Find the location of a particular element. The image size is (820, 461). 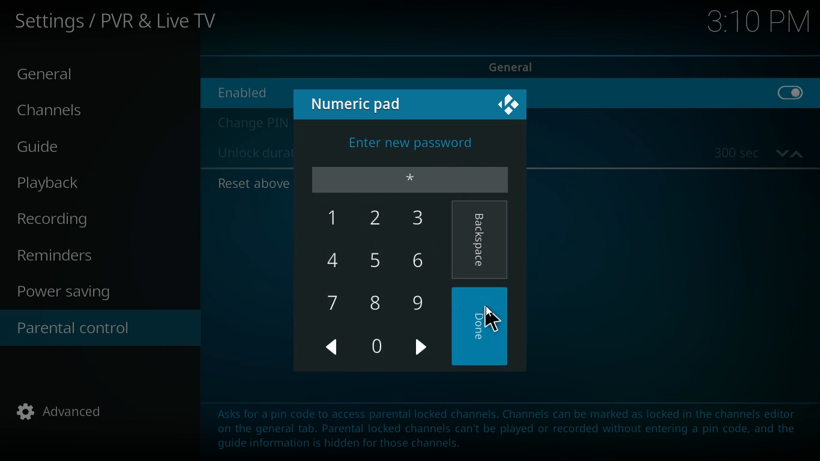

palyback is located at coordinates (61, 183).